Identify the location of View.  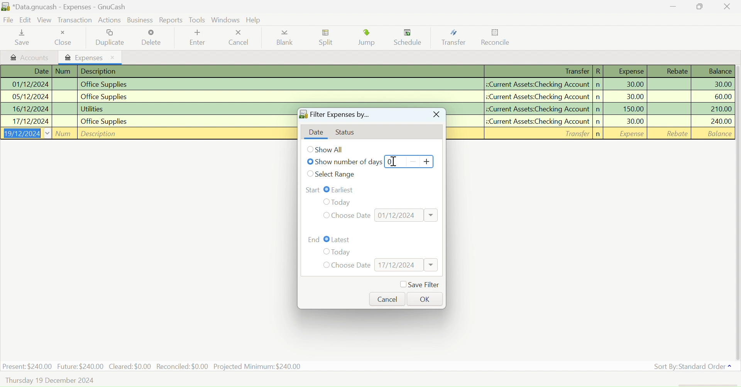
(45, 21).